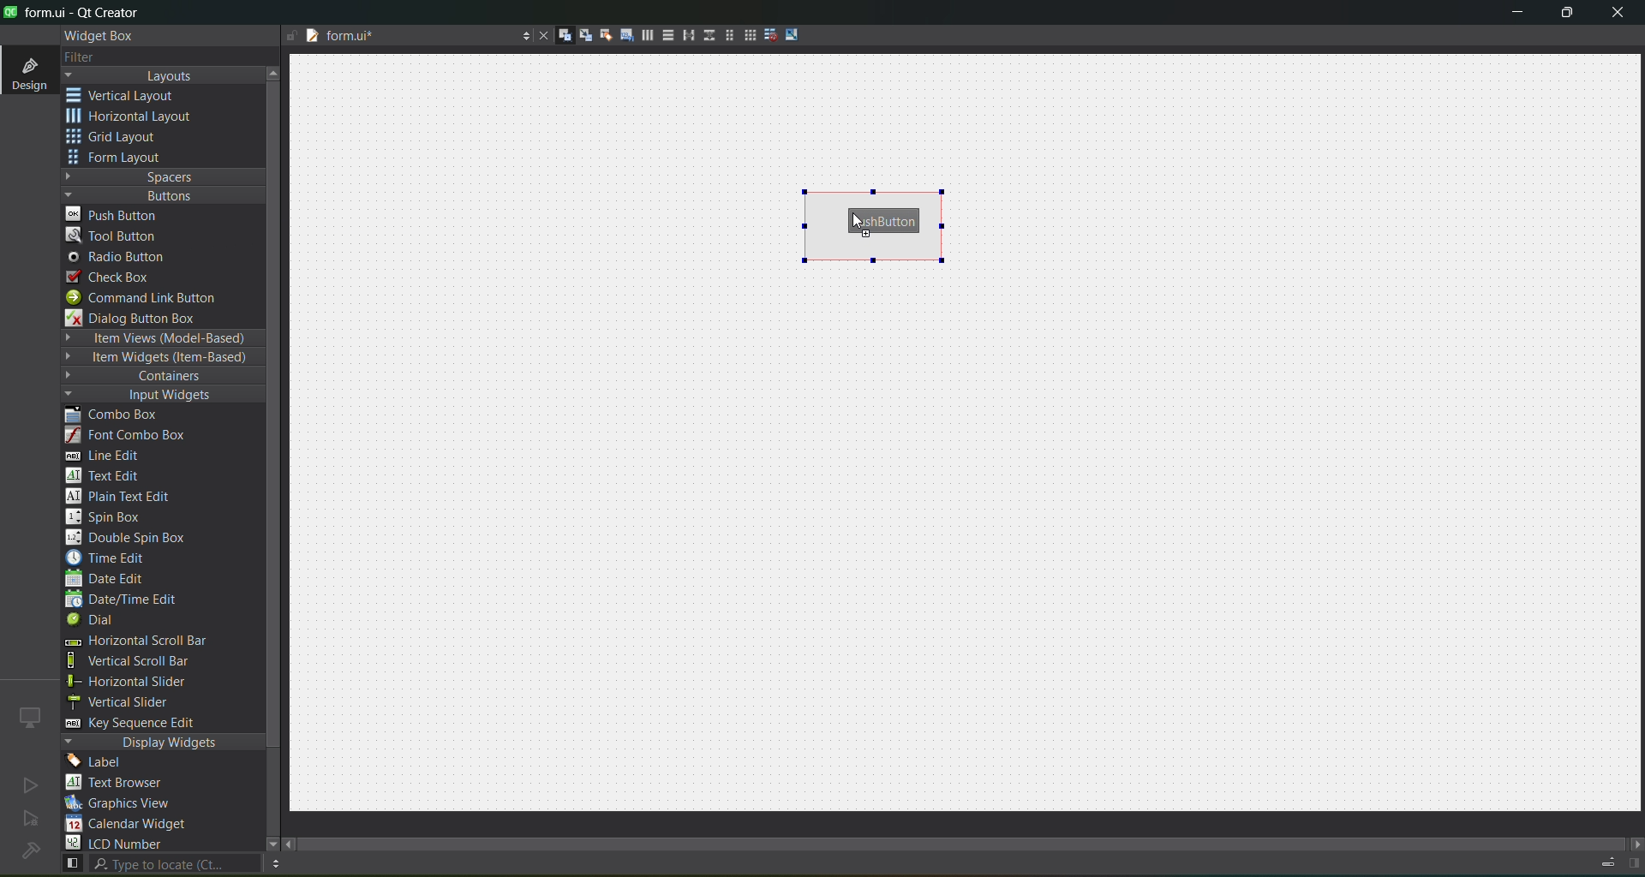 This screenshot has height=877, width=1645. What do you see at coordinates (115, 235) in the screenshot?
I see `tool` at bounding box center [115, 235].